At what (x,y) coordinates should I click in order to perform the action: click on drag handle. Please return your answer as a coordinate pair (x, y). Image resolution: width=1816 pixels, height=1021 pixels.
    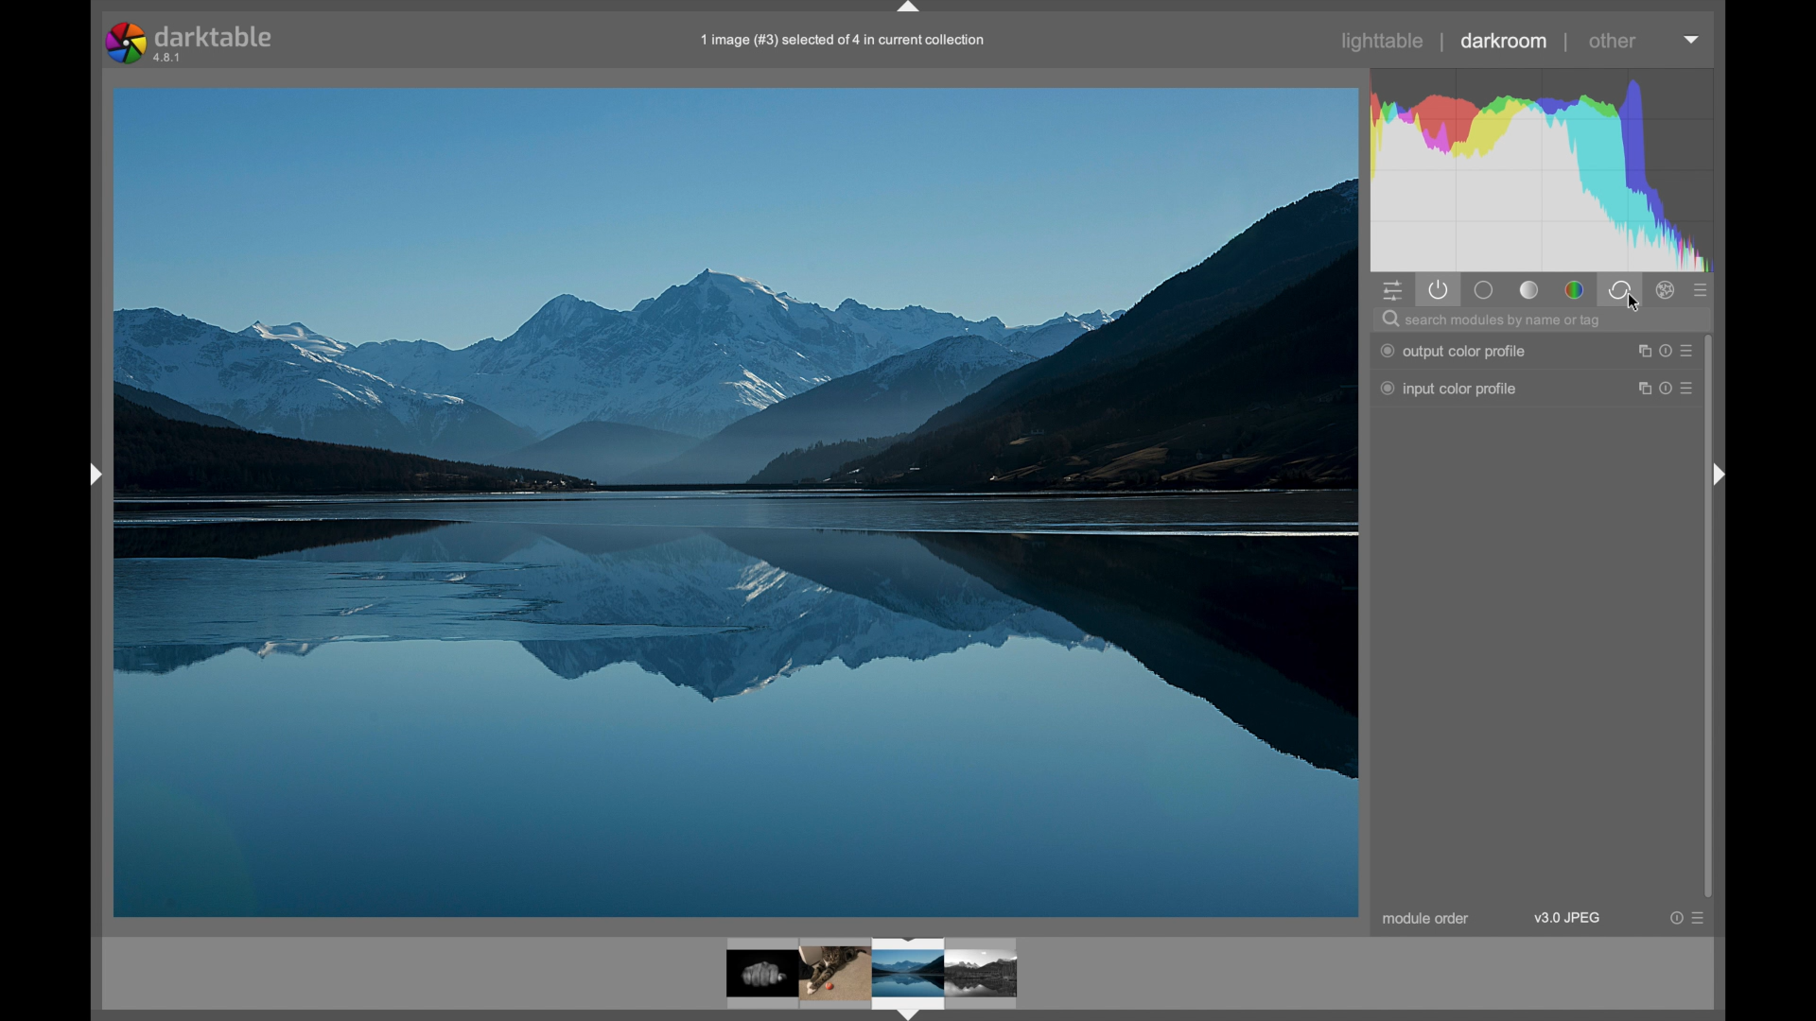
    Looking at the image, I should click on (93, 476).